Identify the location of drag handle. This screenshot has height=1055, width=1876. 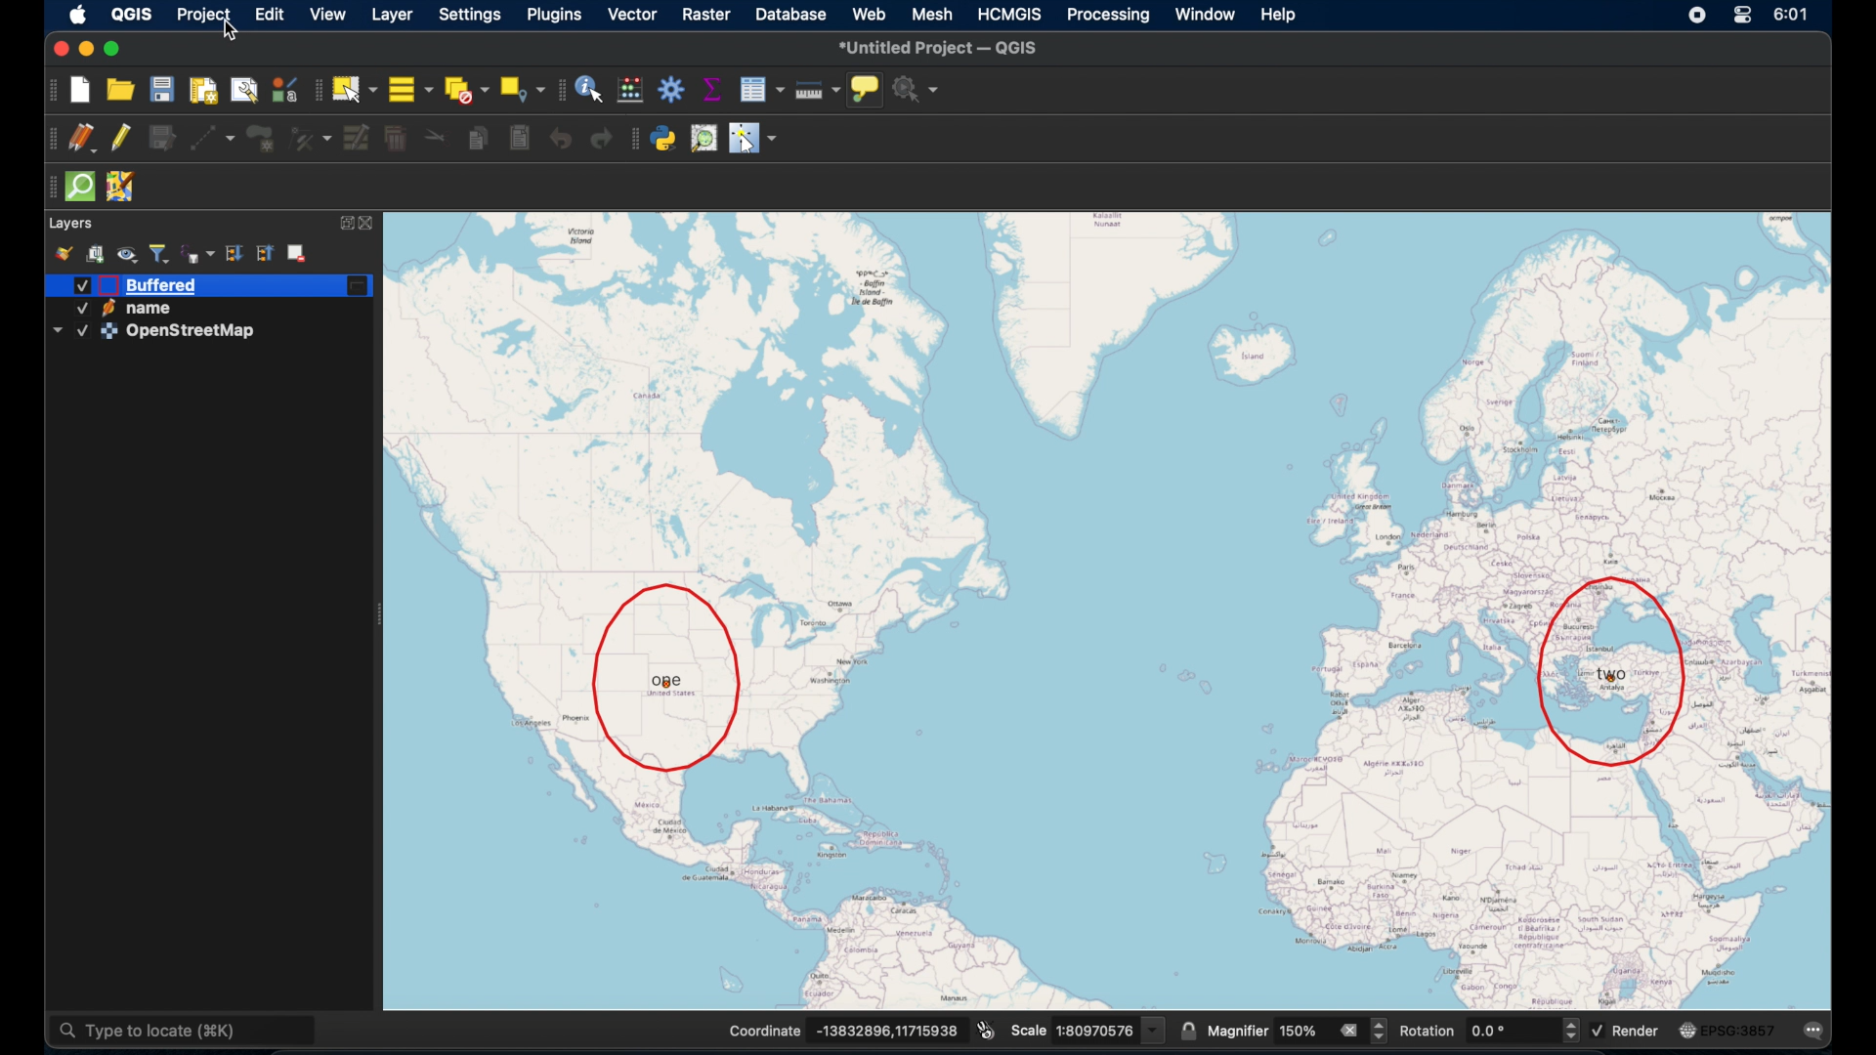
(50, 139).